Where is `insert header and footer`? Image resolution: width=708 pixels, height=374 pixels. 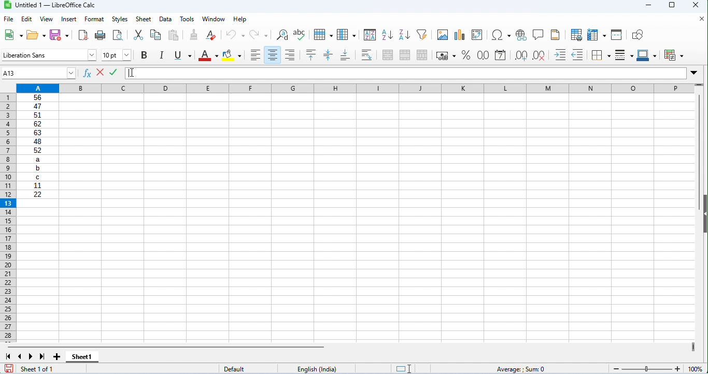 insert header and footer is located at coordinates (556, 34).